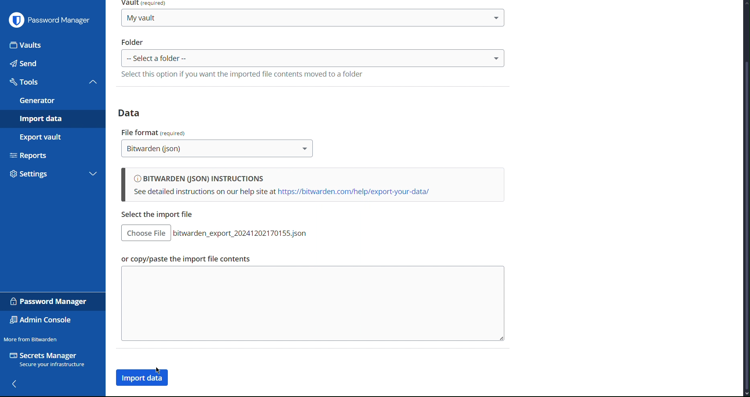  I want to click on Password Manager, so click(49, 19).